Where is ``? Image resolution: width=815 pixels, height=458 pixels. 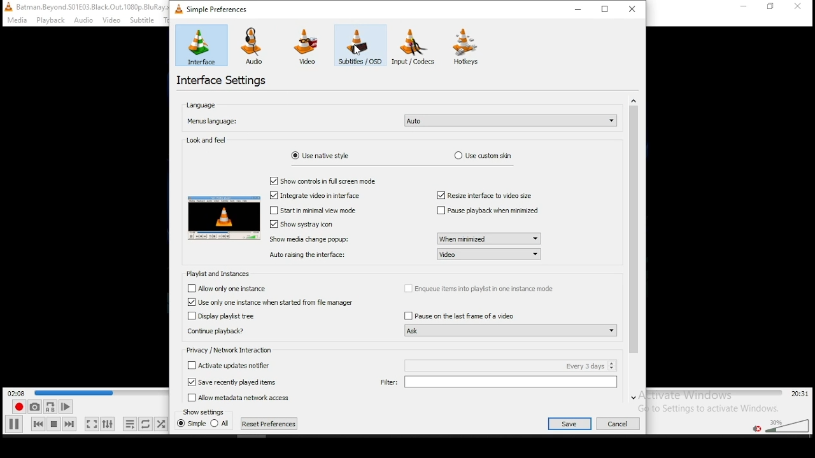
 is located at coordinates (490, 237).